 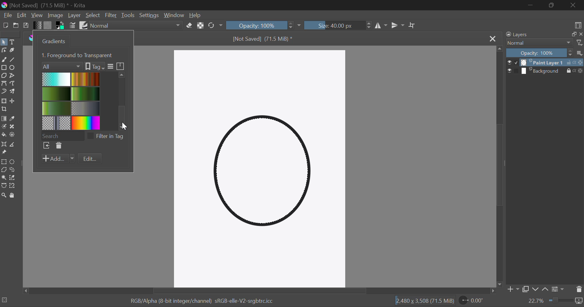 I want to click on Brush Presets, so click(x=85, y=26).